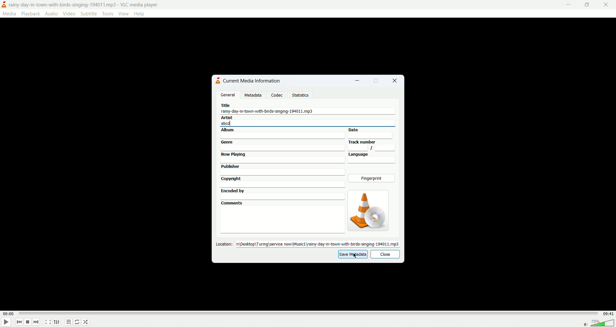  Describe the element at coordinates (31, 14) in the screenshot. I see `playback` at that location.